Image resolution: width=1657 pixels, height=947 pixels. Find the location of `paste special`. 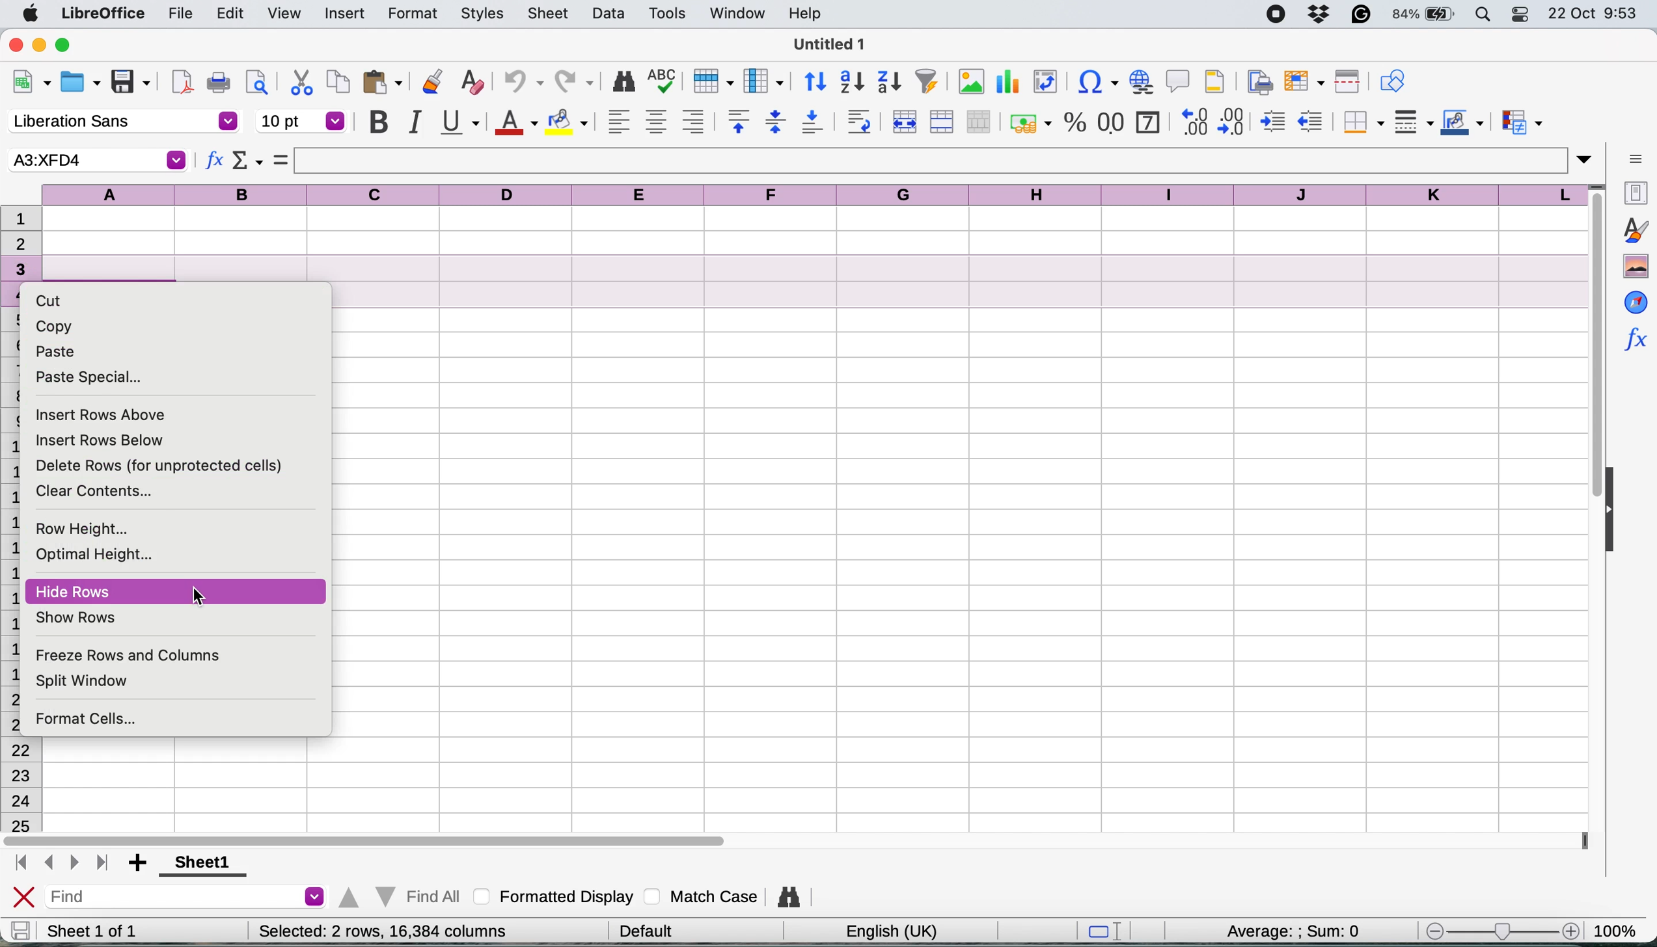

paste special is located at coordinates (89, 377).